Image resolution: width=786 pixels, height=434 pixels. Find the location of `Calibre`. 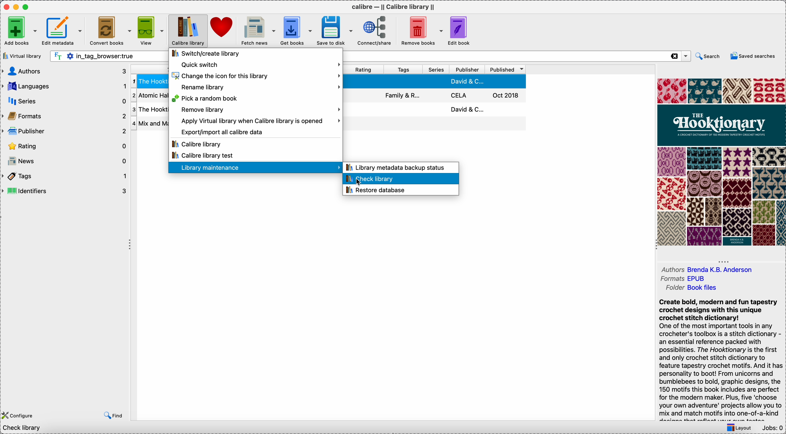

Calibre is located at coordinates (395, 6).